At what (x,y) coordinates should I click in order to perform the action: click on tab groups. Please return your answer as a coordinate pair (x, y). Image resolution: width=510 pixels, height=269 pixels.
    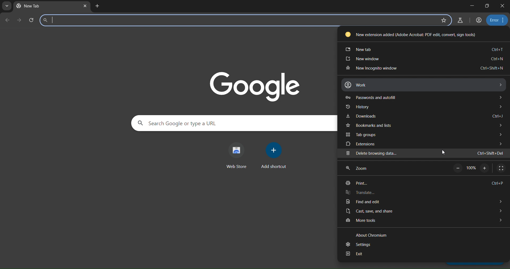
    Looking at the image, I should click on (424, 135).